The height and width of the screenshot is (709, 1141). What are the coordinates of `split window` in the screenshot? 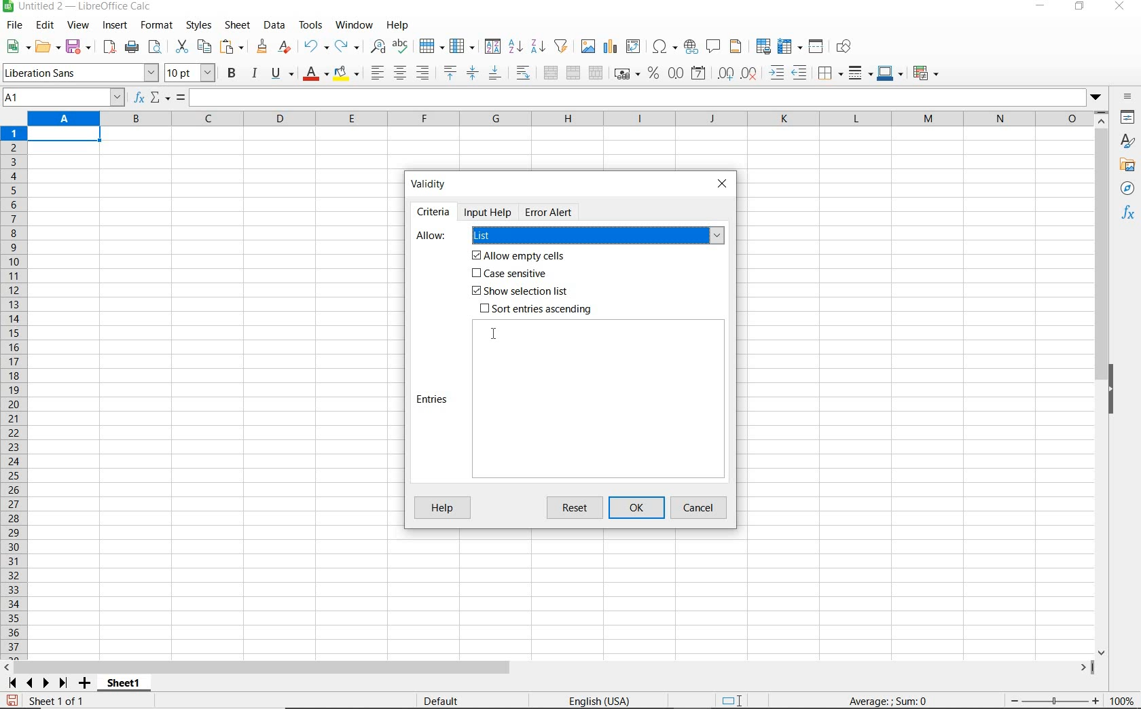 It's located at (816, 47).